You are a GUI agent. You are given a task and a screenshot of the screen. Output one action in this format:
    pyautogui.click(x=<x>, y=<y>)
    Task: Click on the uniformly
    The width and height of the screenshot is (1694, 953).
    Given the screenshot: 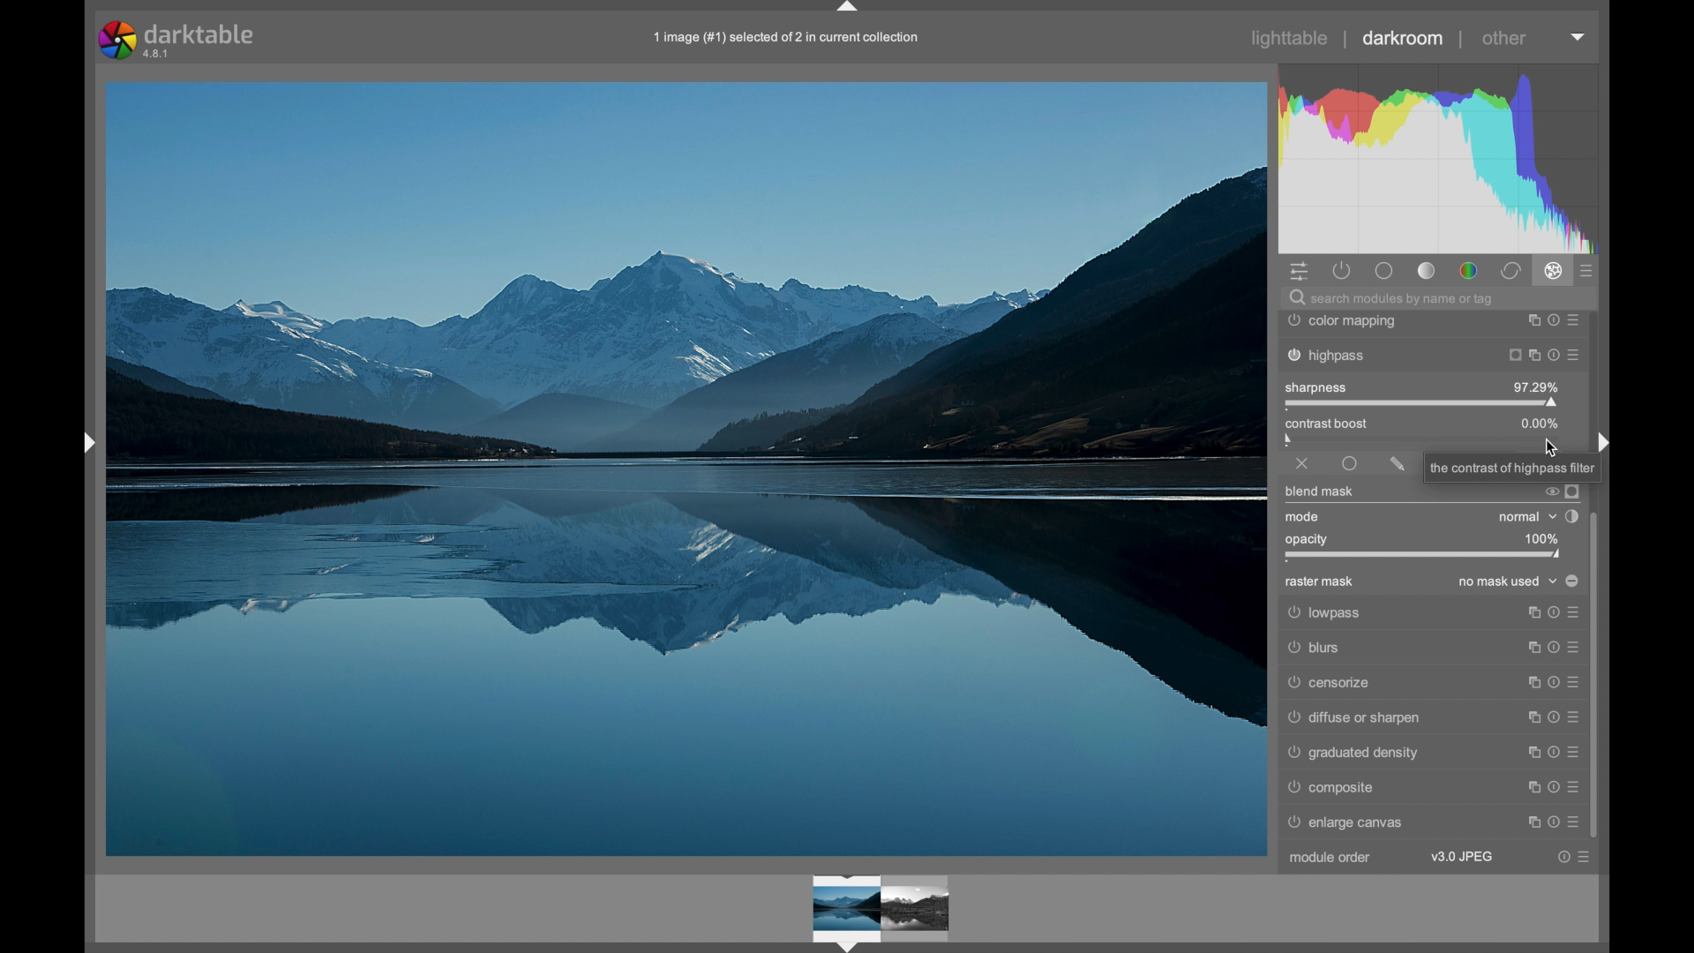 What is the action you would take?
    pyautogui.click(x=1350, y=463)
    